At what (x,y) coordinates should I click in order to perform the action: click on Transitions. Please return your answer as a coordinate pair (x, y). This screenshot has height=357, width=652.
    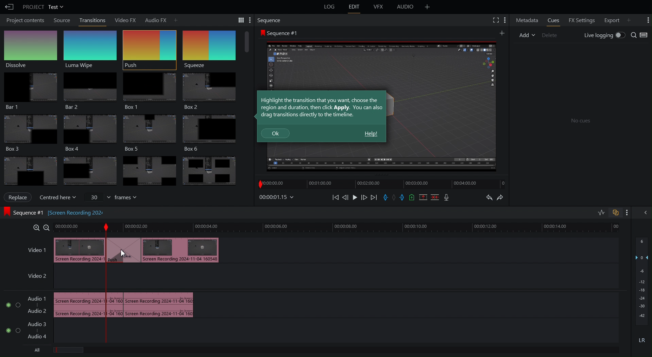
    Looking at the image, I should click on (93, 20).